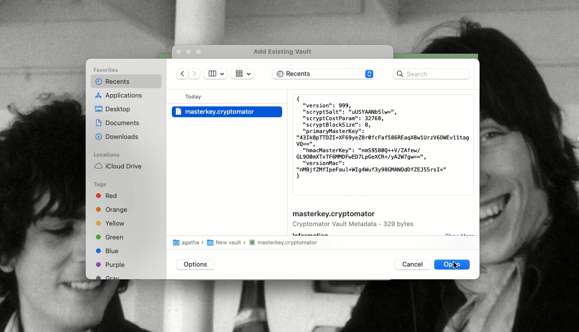 This screenshot has width=579, height=332. I want to click on Purple, so click(111, 265).